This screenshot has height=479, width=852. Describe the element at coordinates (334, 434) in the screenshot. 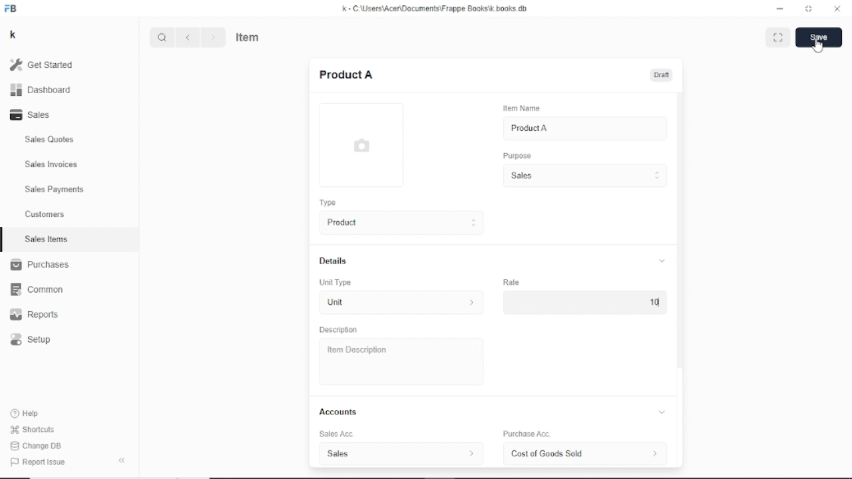

I see `Sales Acc.` at that location.